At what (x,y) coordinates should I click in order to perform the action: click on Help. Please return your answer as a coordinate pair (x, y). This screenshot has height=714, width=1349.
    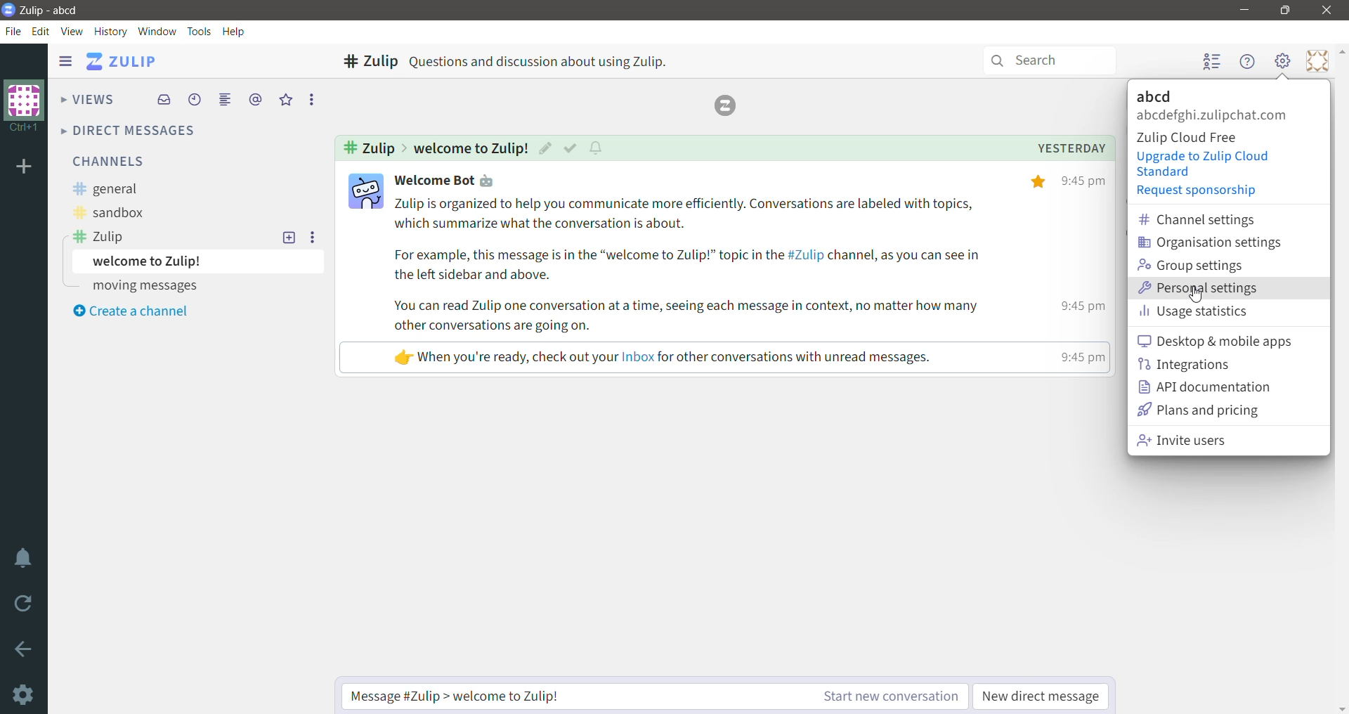
    Looking at the image, I should click on (235, 32).